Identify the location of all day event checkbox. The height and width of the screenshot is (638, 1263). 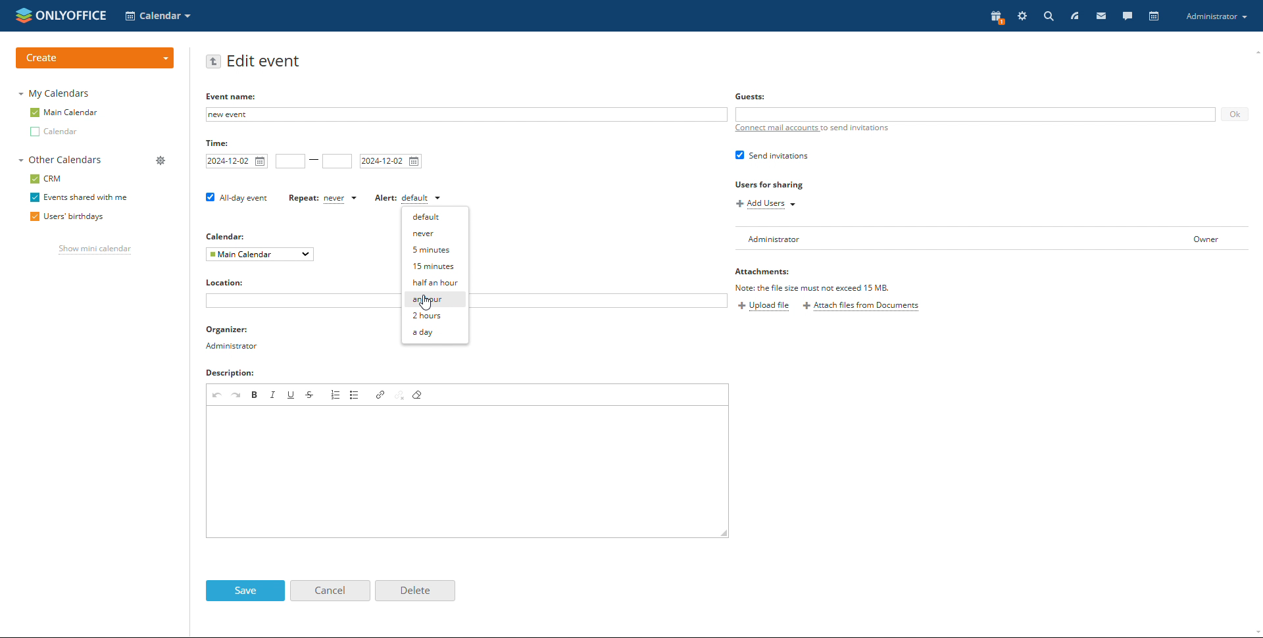
(237, 197).